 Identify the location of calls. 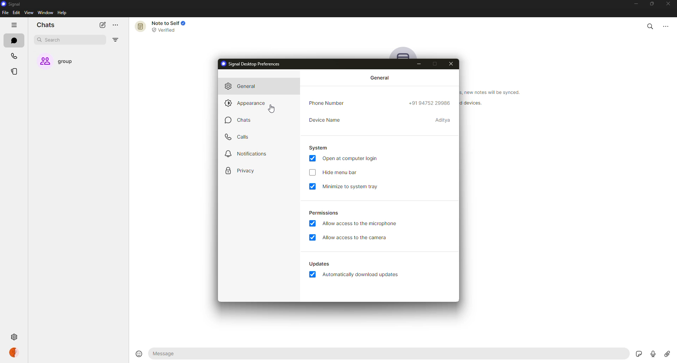
(15, 57).